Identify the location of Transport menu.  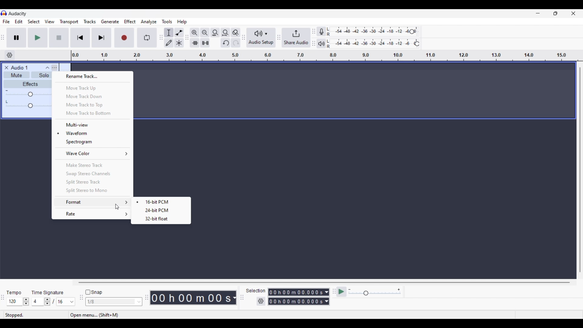
(69, 22).